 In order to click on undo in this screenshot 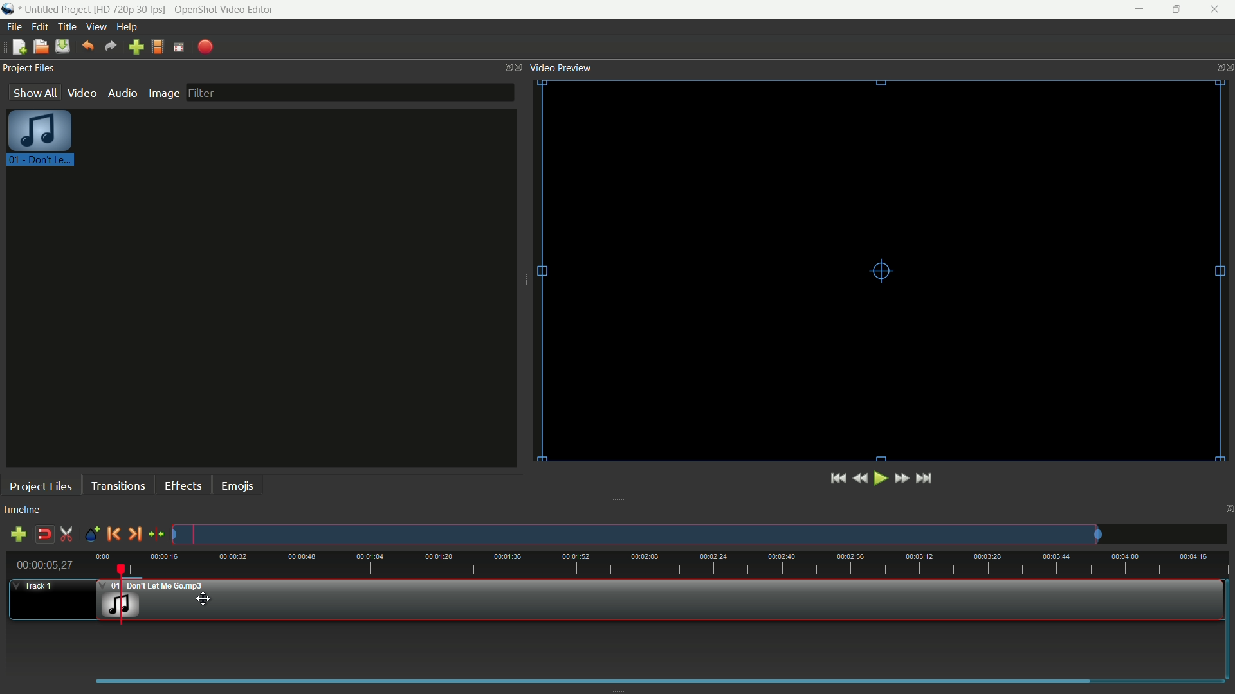, I will do `click(89, 47)`.